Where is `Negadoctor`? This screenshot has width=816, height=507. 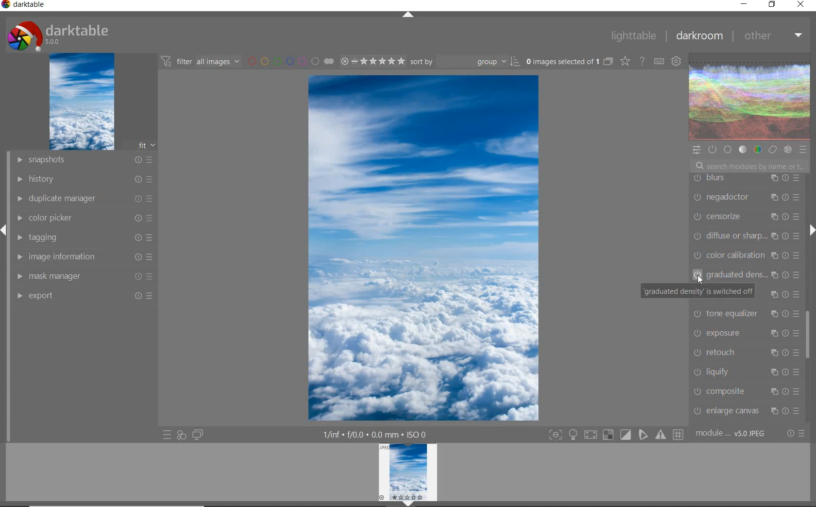
Negadoctor is located at coordinates (744, 197).